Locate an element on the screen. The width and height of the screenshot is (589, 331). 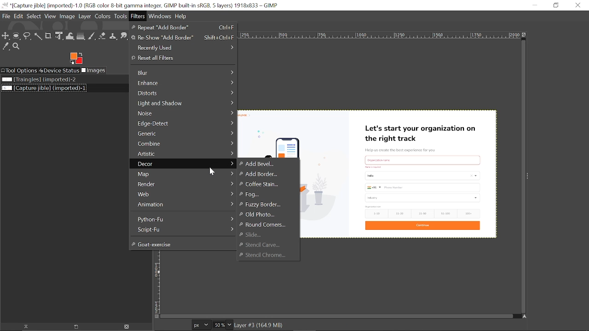
Crop tool is located at coordinates (48, 36).